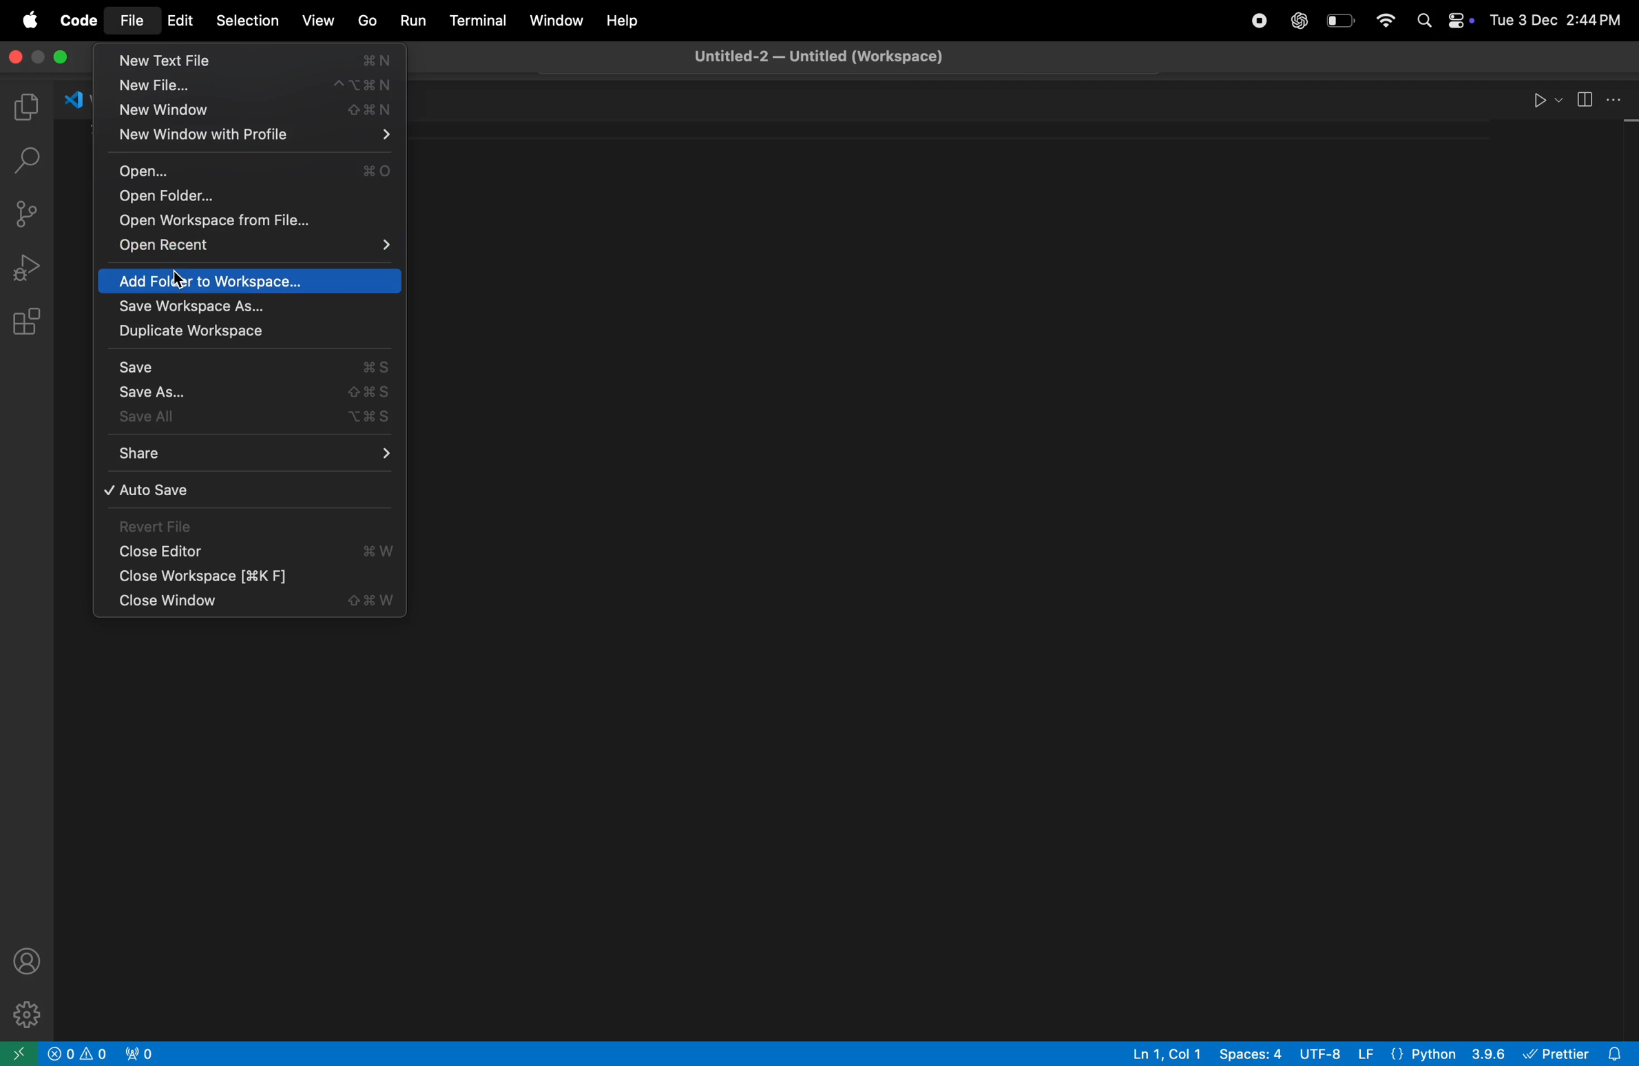 The image size is (1639, 1066). Describe the element at coordinates (178, 19) in the screenshot. I see `edit` at that location.